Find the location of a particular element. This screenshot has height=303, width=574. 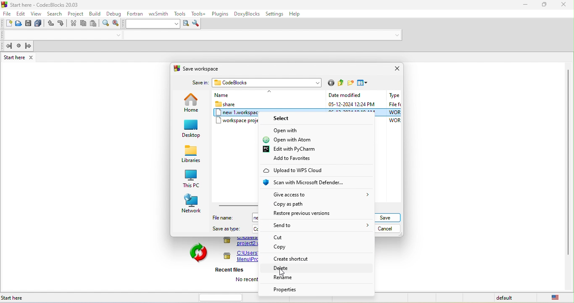

send to is located at coordinates (320, 227).